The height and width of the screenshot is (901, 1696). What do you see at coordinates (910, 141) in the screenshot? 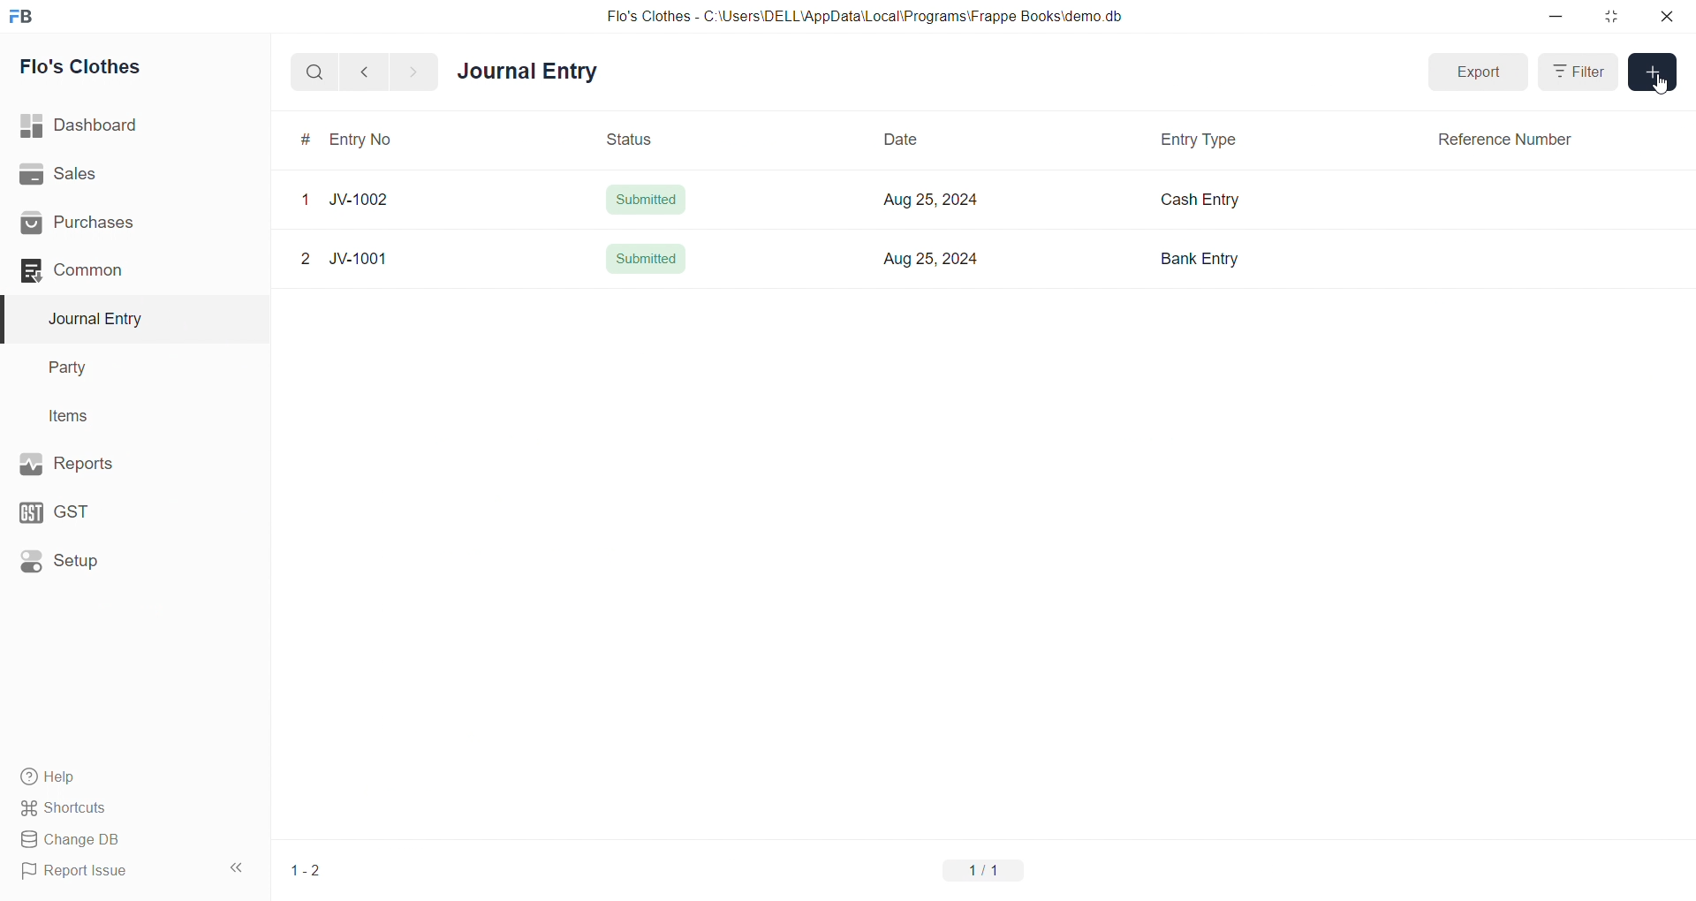
I see `Date` at bounding box center [910, 141].